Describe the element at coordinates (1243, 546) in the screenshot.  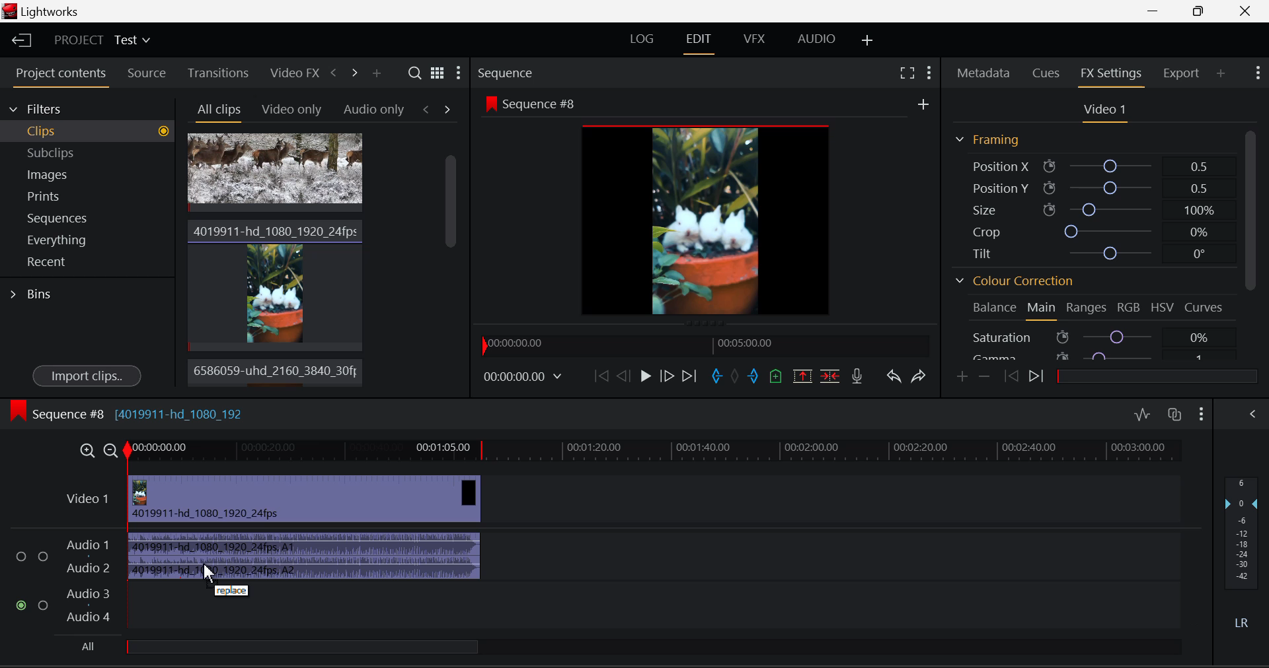
I see `Decibel Level` at that location.